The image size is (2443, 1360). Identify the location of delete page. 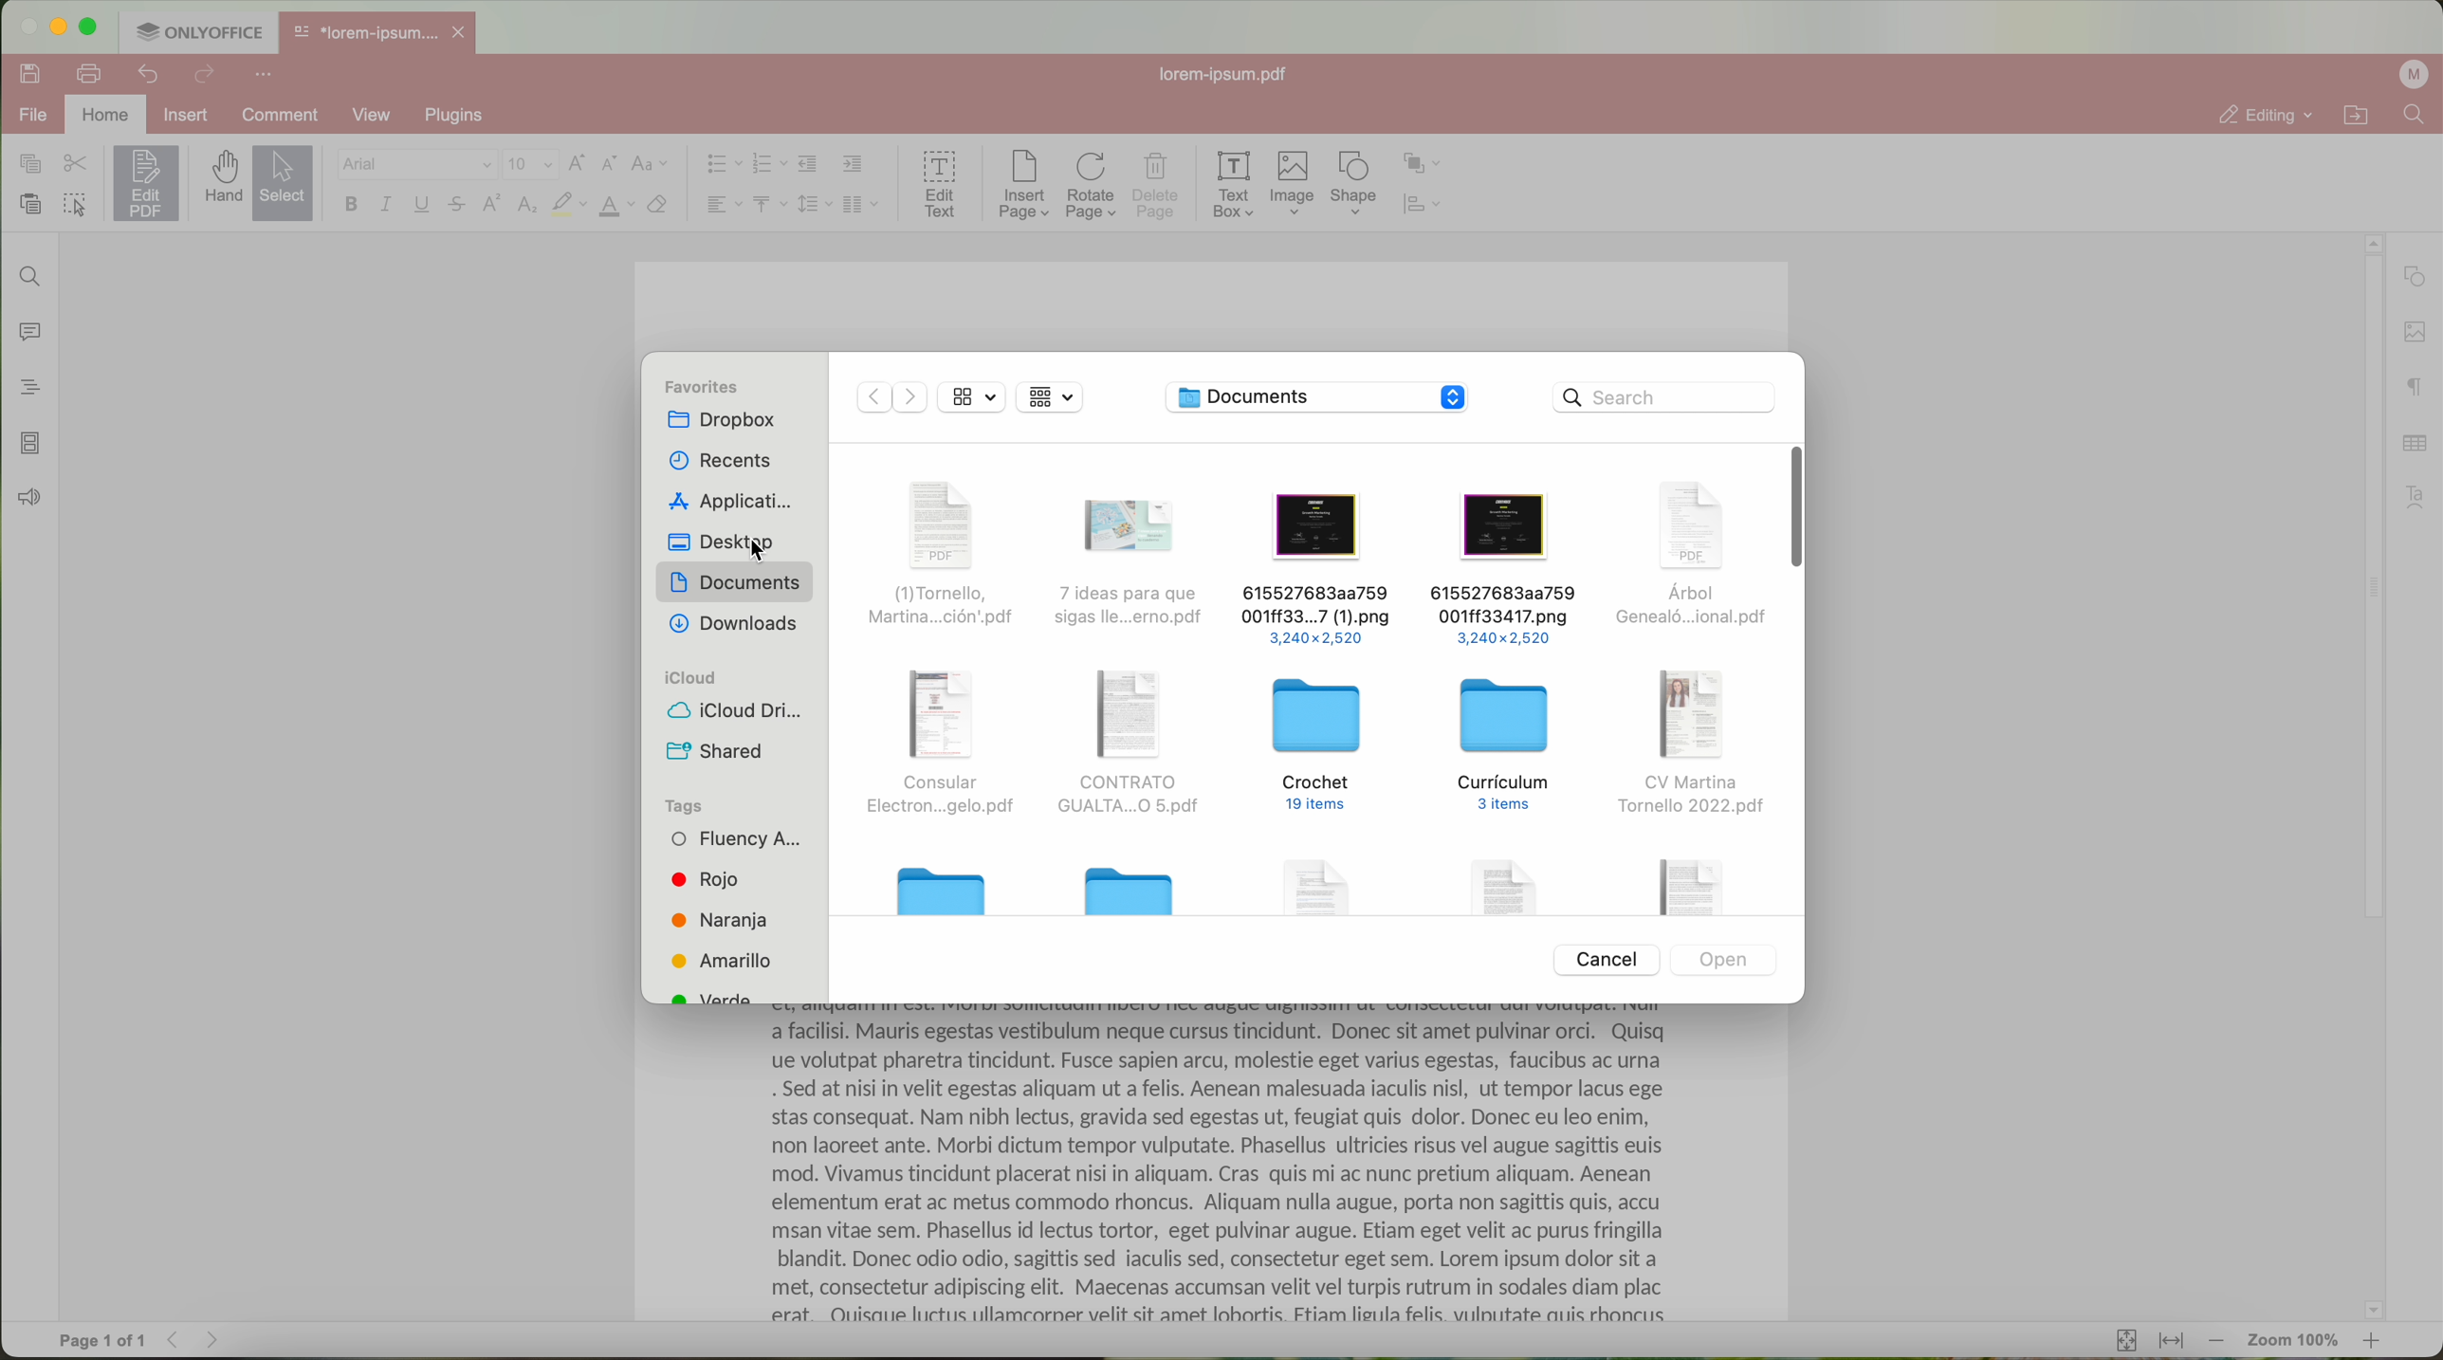
(1157, 189).